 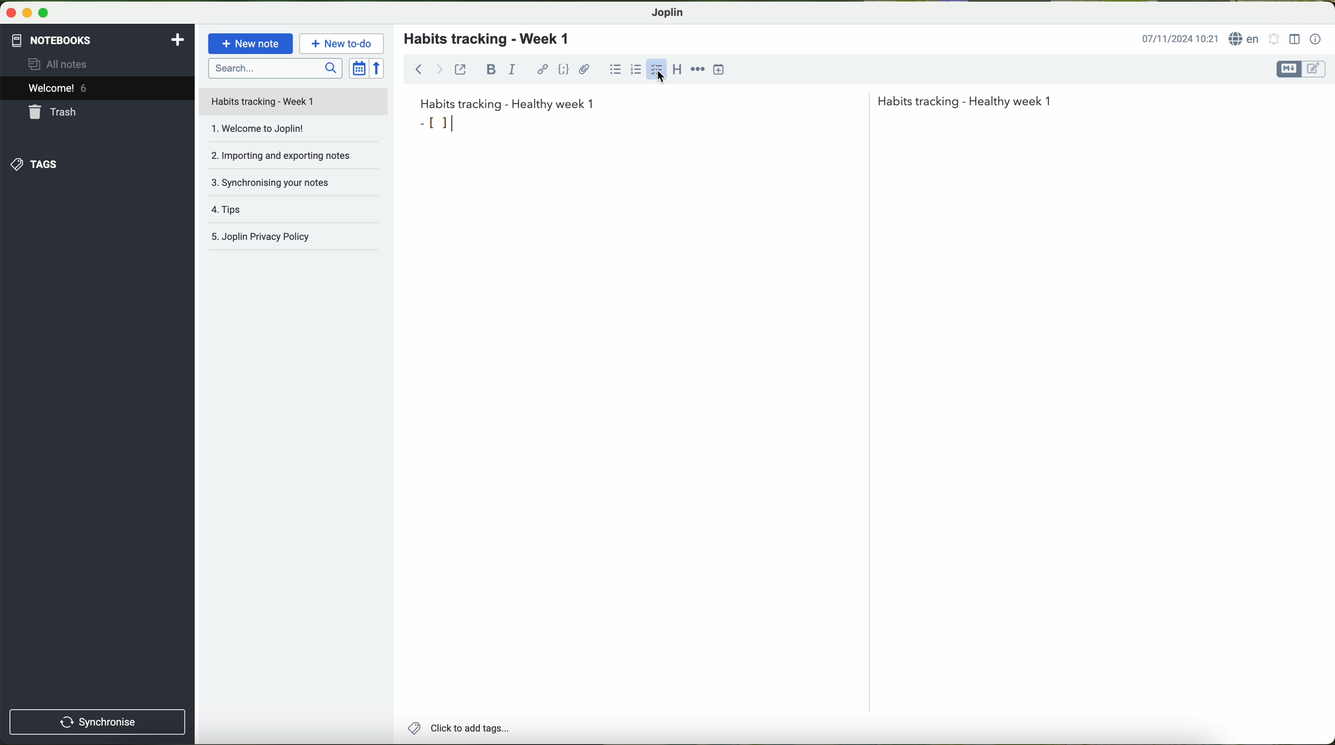 I want to click on toggle external editing, so click(x=460, y=69).